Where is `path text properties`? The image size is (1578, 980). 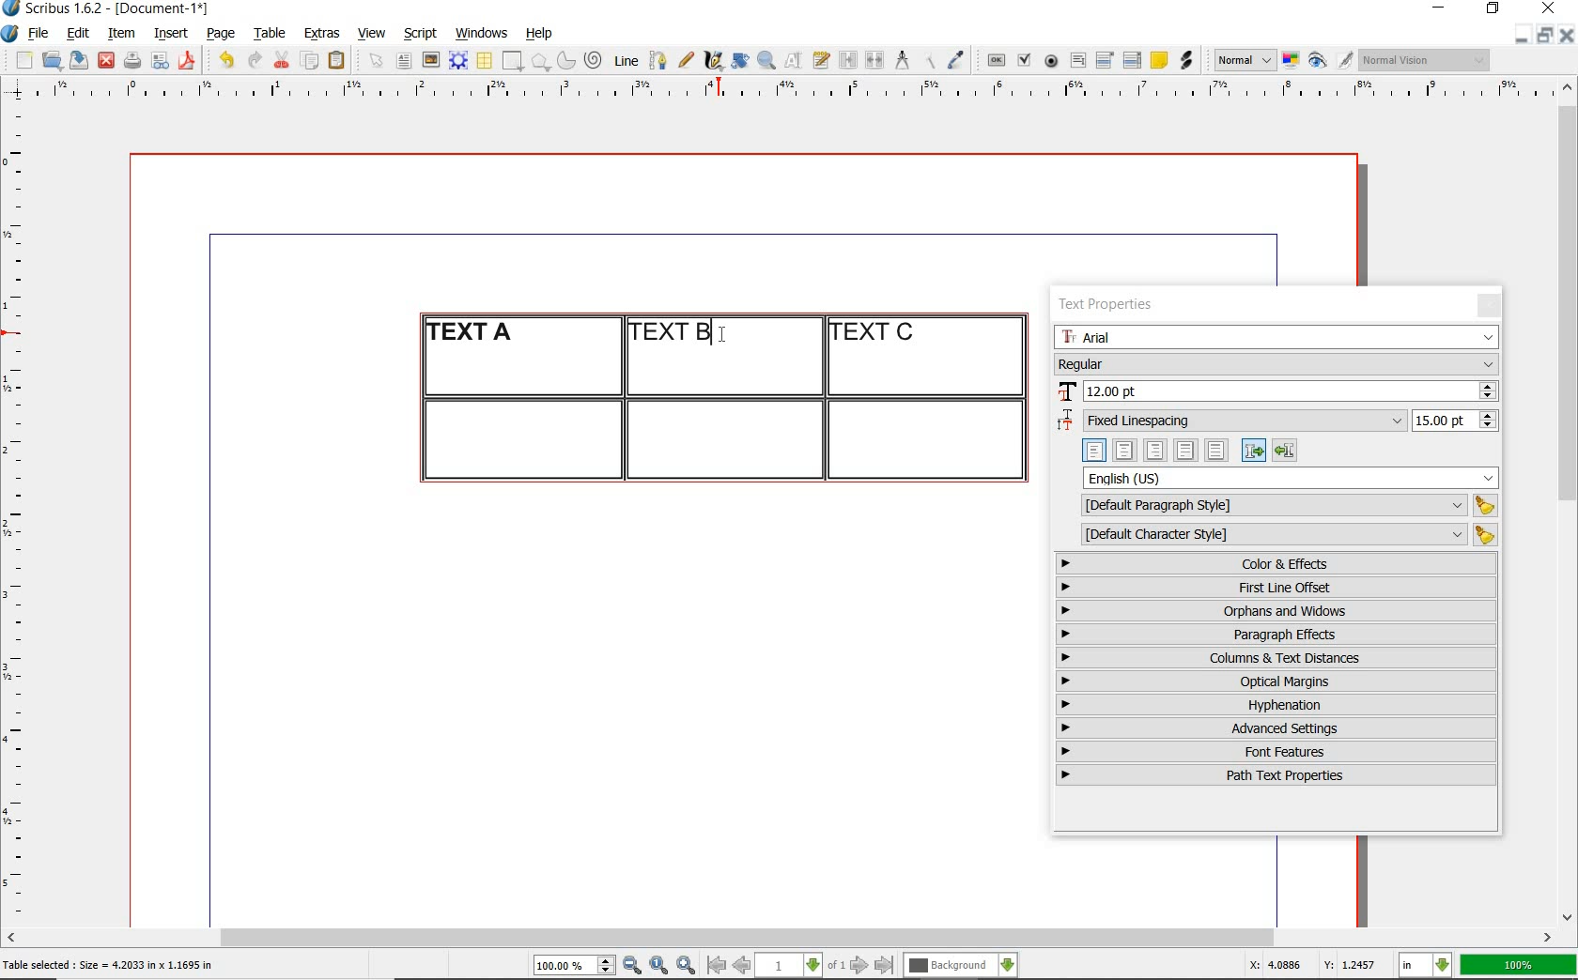 path text properties is located at coordinates (1274, 775).